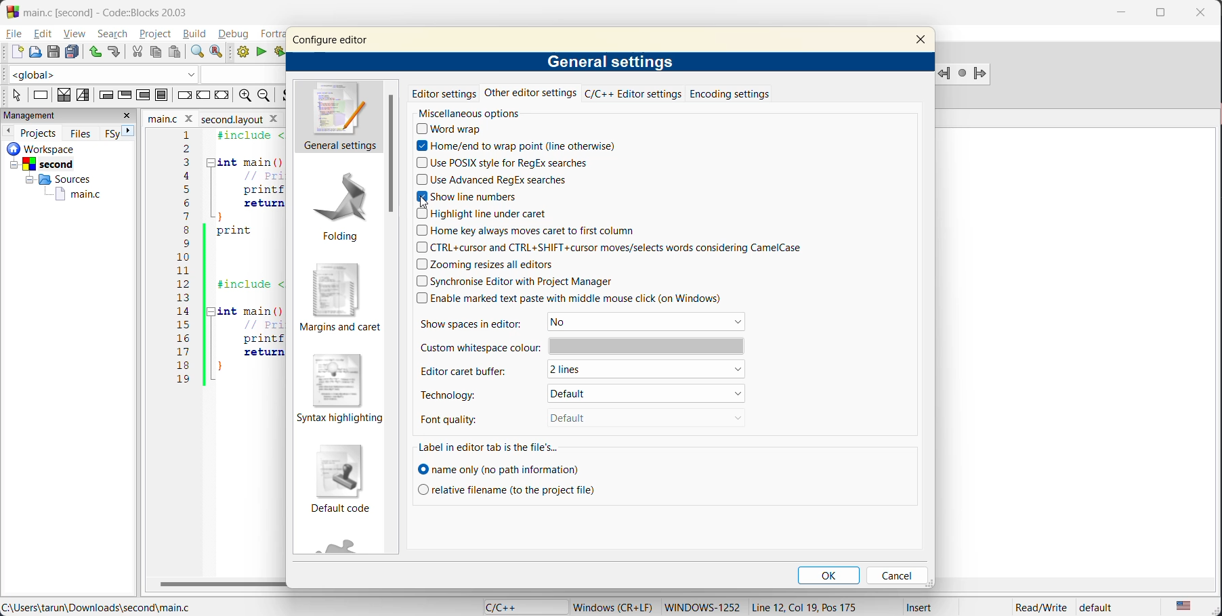  What do you see at coordinates (472, 370) in the screenshot?
I see `editor caret buffer` at bounding box center [472, 370].